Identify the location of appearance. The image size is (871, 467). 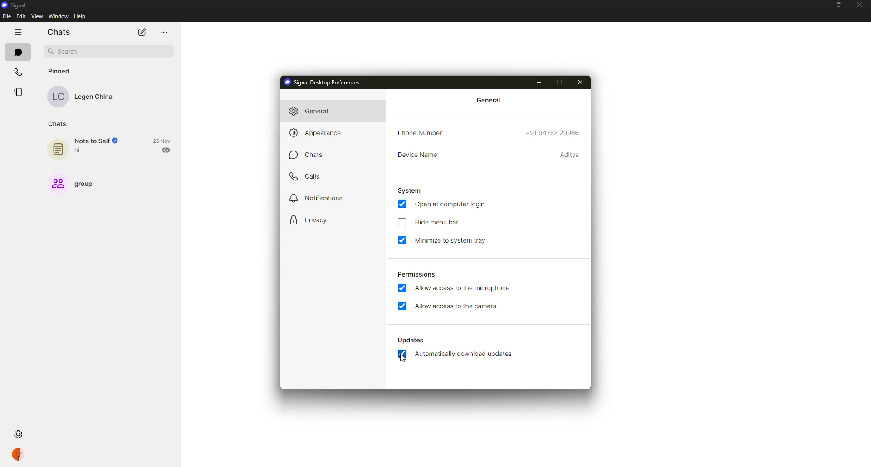
(316, 133).